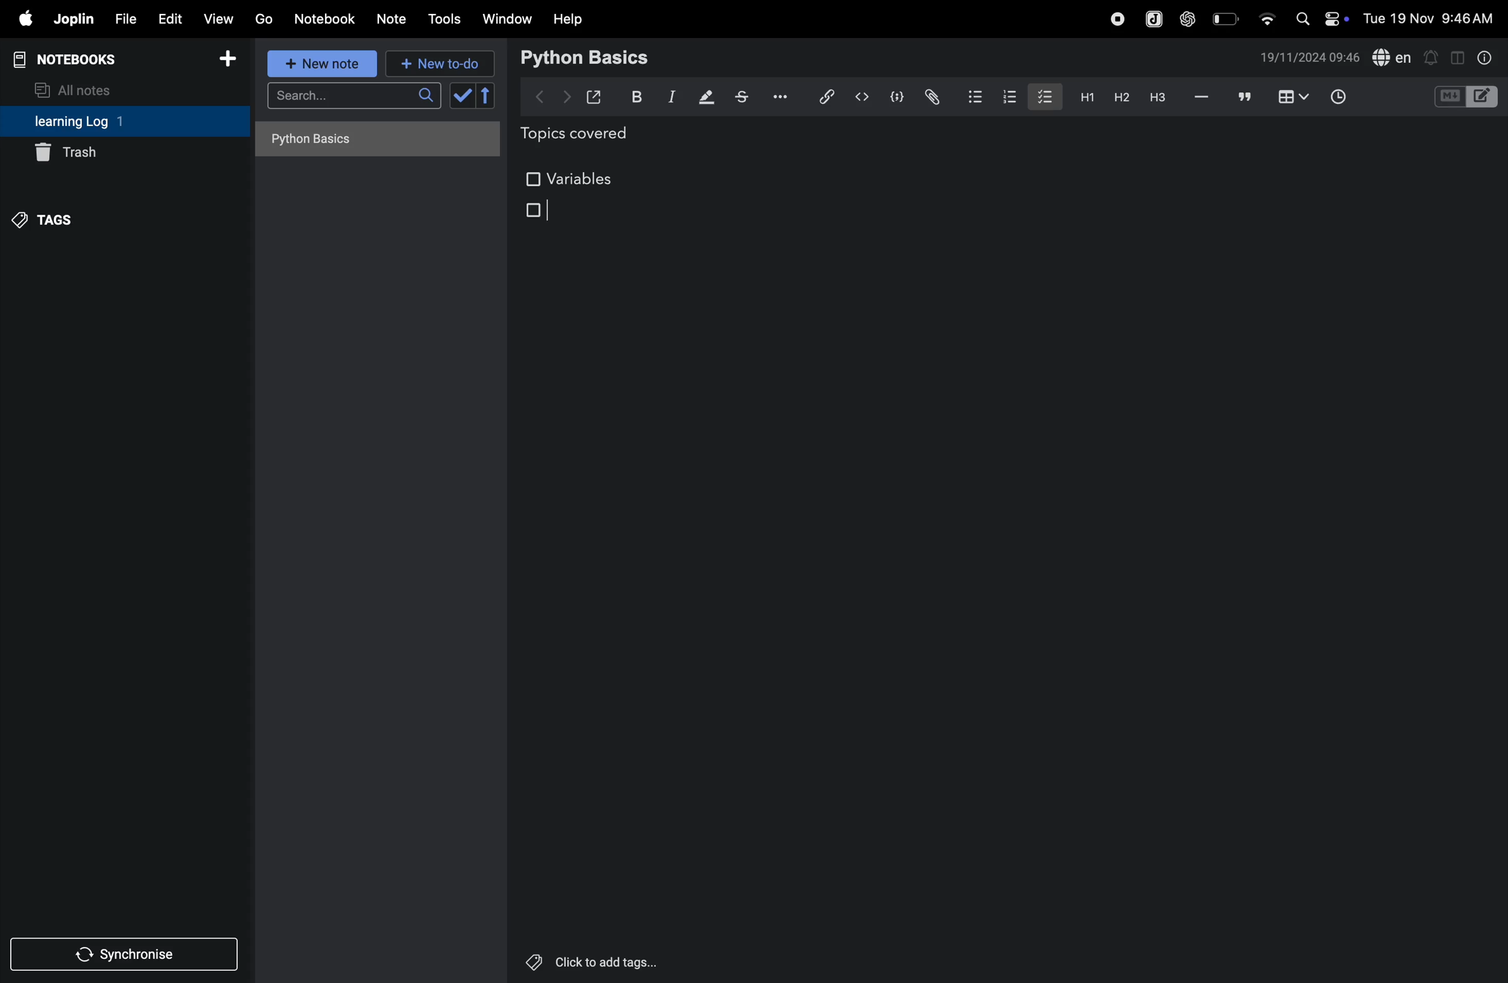 The height and width of the screenshot is (983, 1508). What do you see at coordinates (1459, 56) in the screenshot?
I see `toggle editor layout` at bounding box center [1459, 56].